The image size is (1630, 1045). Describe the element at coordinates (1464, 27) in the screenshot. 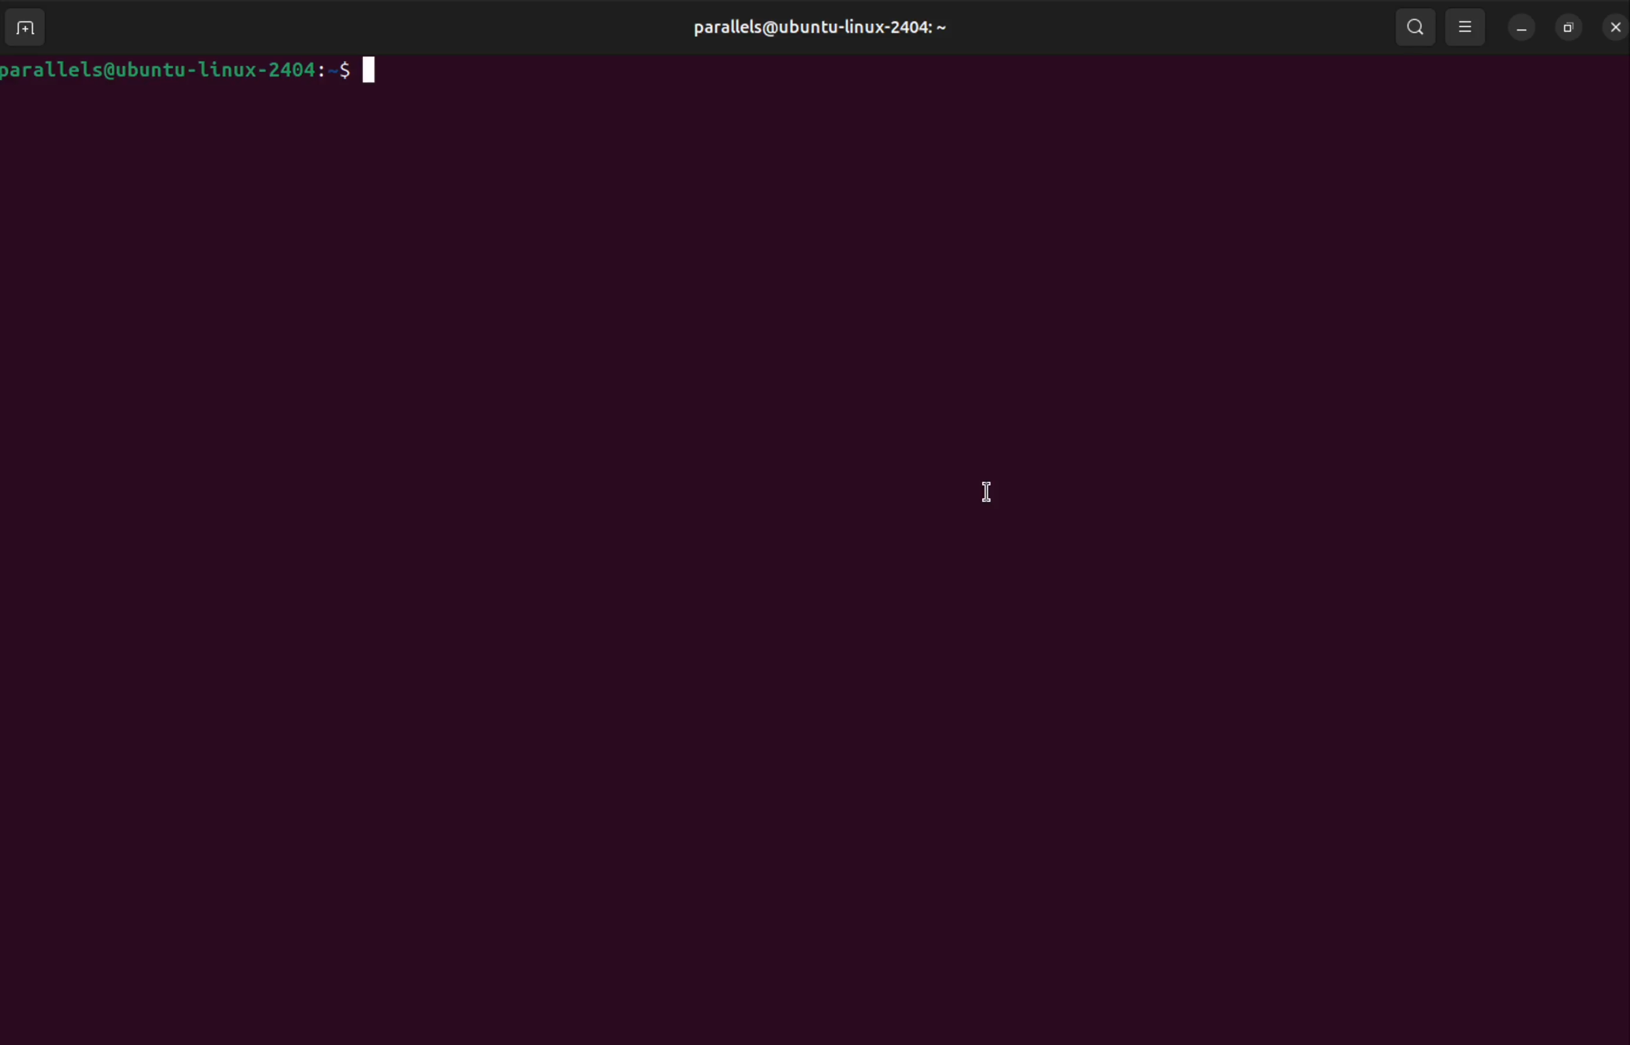

I see `viewing mode` at that location.